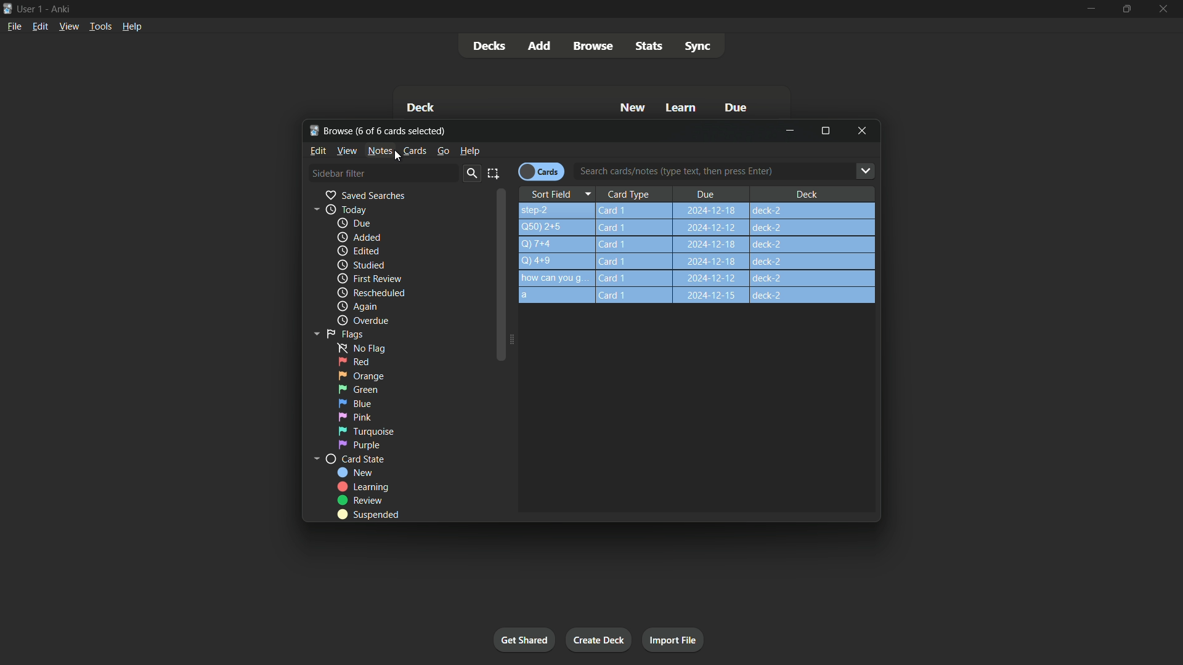 This screenshot has height=665, width=1183. What do you see at coordinates (826, 131) in the screenshot?
I see `Maximize` at bounding box center [826, 131].